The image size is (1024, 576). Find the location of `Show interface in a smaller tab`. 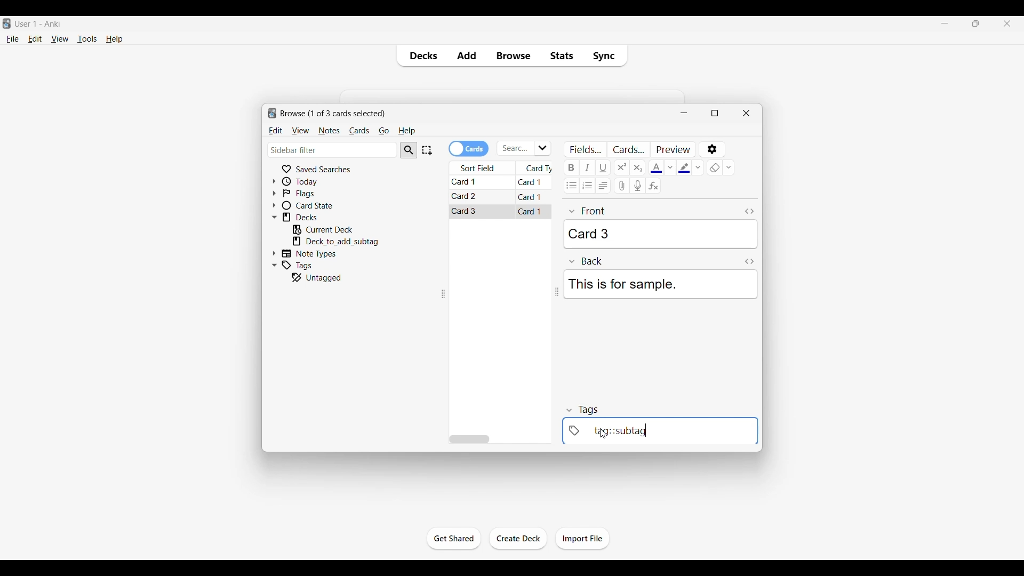

Show interface in a smaller tab is located at coordinates (975, 23).